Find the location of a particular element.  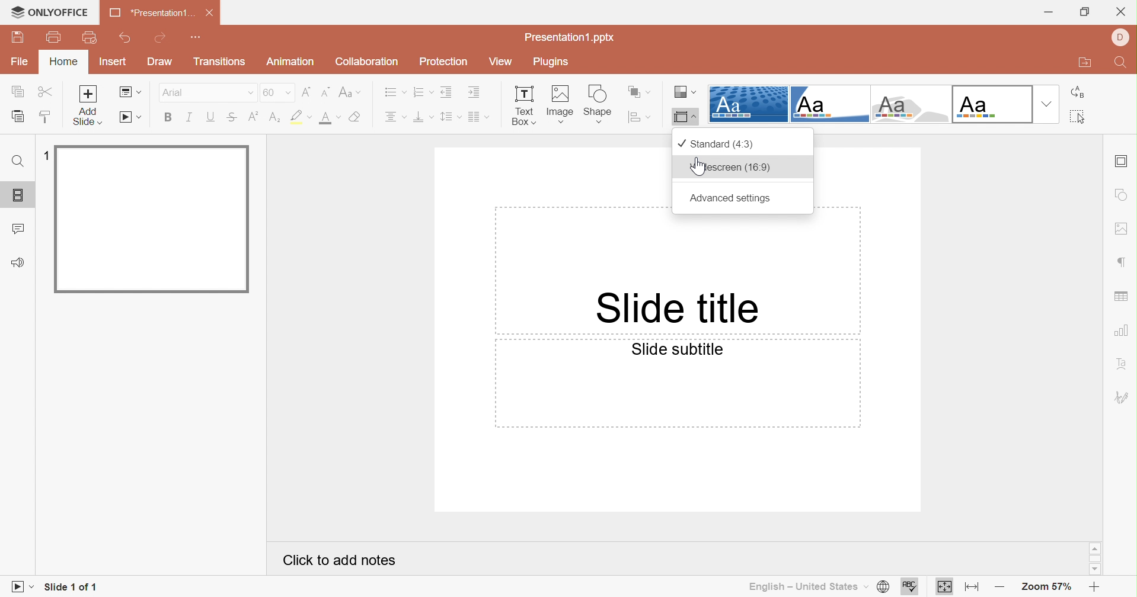

Set document language is located at coordinates (885, 586).